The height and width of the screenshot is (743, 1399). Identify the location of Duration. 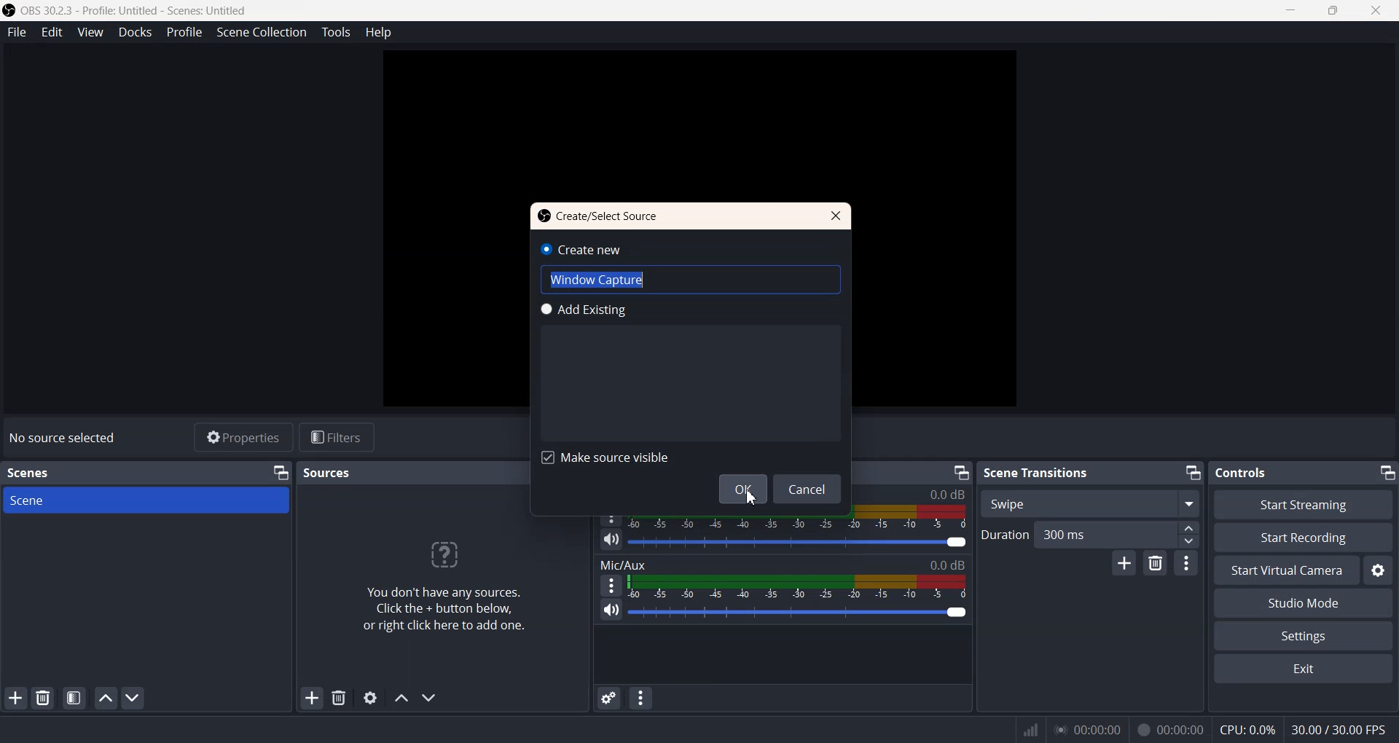
(1006, 533).